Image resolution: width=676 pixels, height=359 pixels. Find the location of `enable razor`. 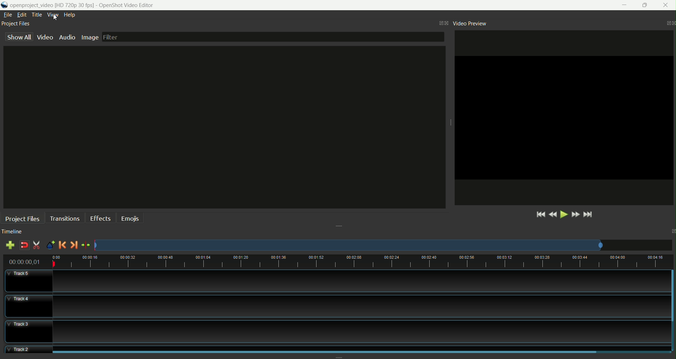

enable razor is located at coordinates (37, 245).